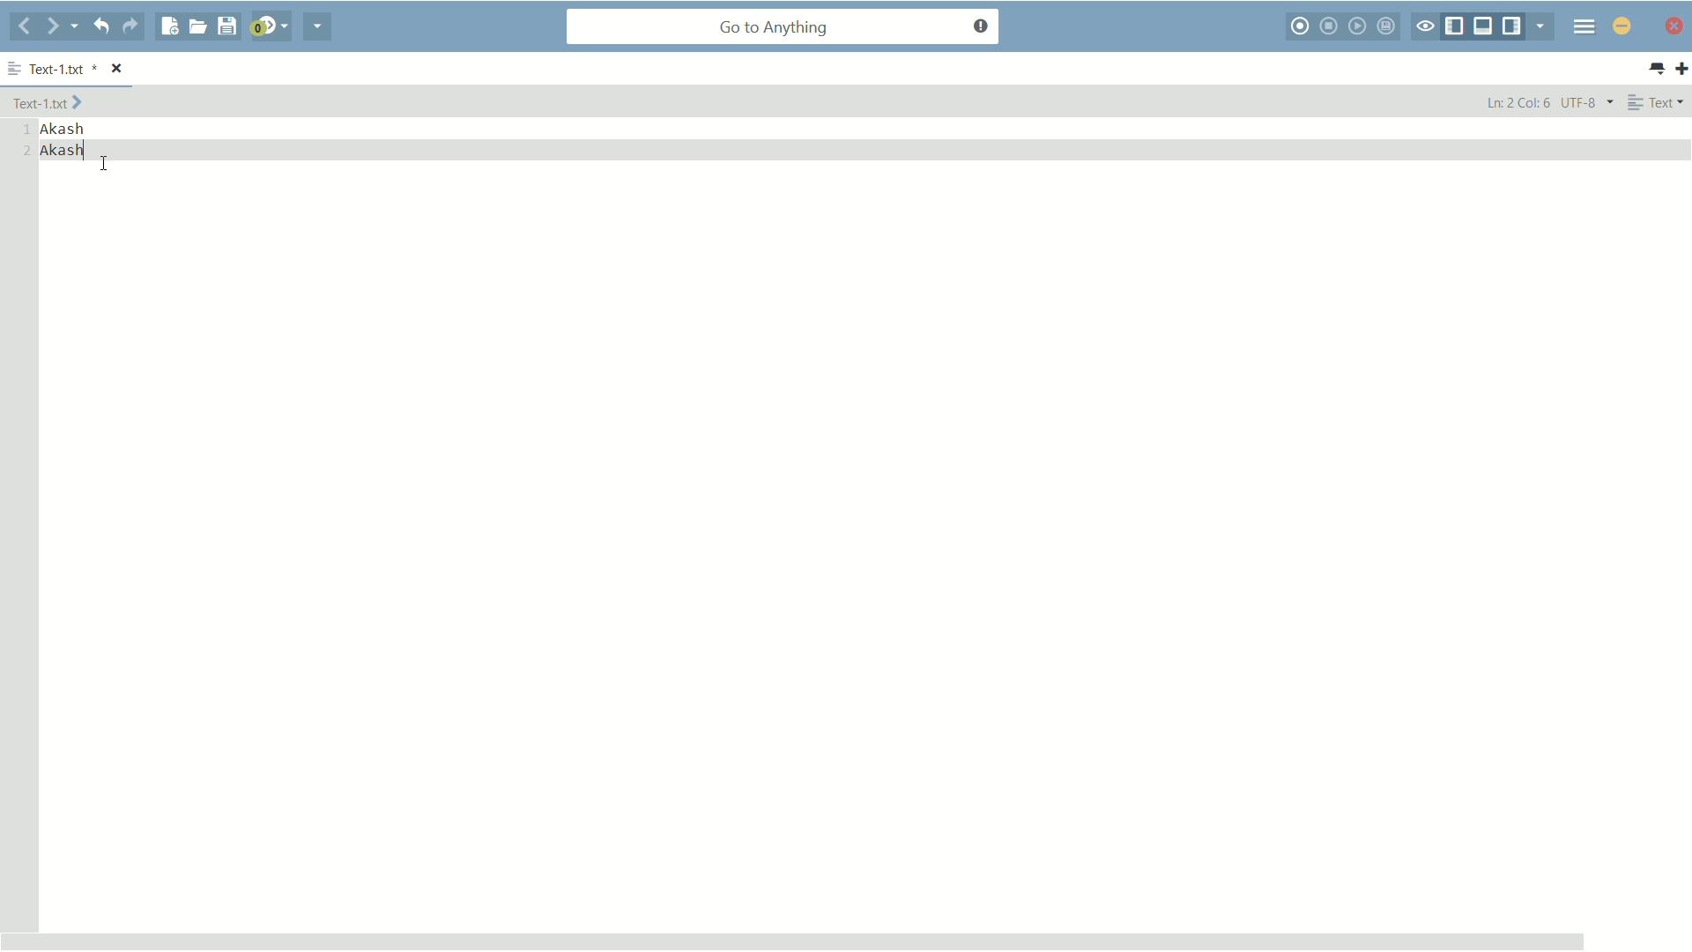 The image size is (1692, 952). Describe the element at coordinates (26, 139) in the screenshot. I see `line number` at that location.